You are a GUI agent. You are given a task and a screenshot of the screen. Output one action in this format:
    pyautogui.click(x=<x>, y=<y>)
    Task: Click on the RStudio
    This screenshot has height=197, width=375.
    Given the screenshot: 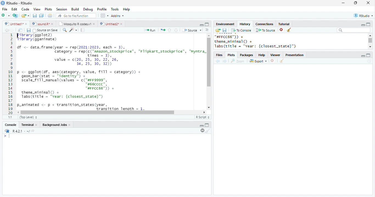 What is the action you would take?
    pyautogui.click(x=363, y=15)
    